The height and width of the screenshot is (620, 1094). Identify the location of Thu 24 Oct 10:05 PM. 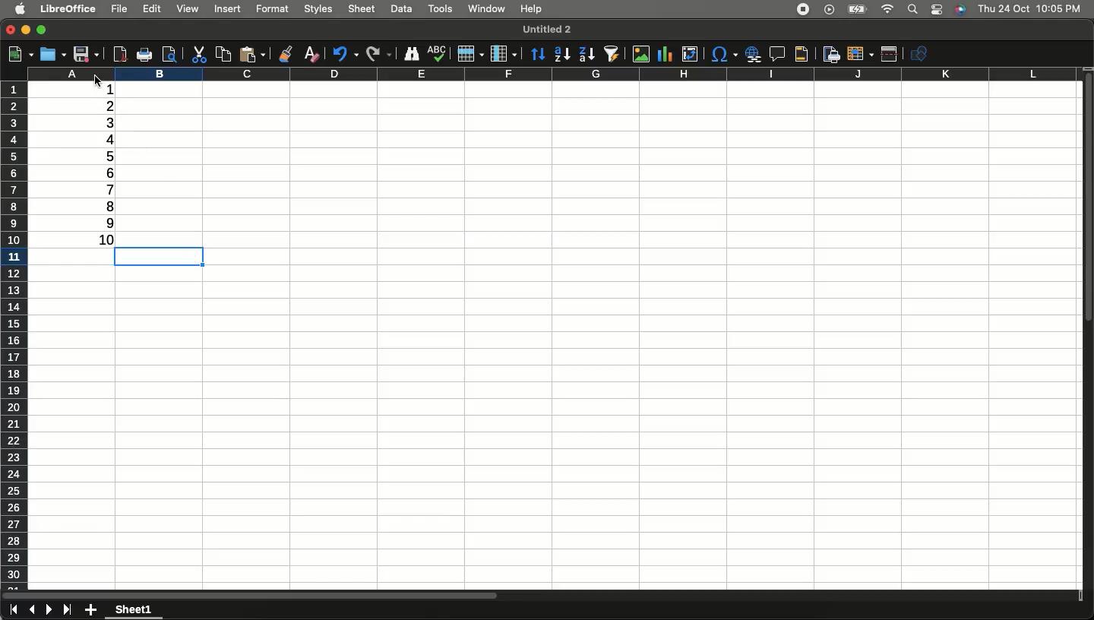
(1031, 8).